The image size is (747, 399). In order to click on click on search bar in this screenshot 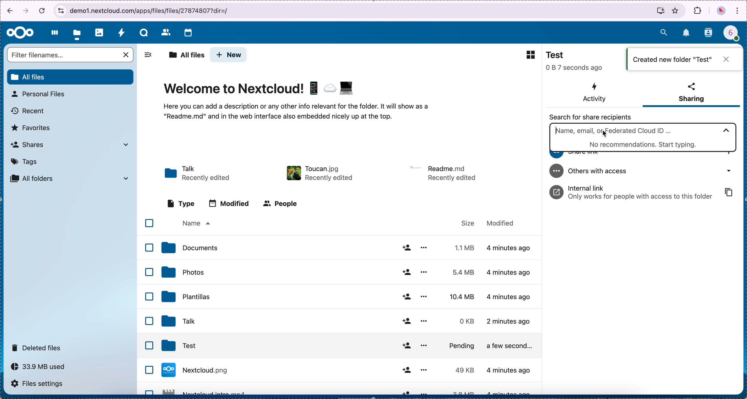, I will do `click(643, 131)`.